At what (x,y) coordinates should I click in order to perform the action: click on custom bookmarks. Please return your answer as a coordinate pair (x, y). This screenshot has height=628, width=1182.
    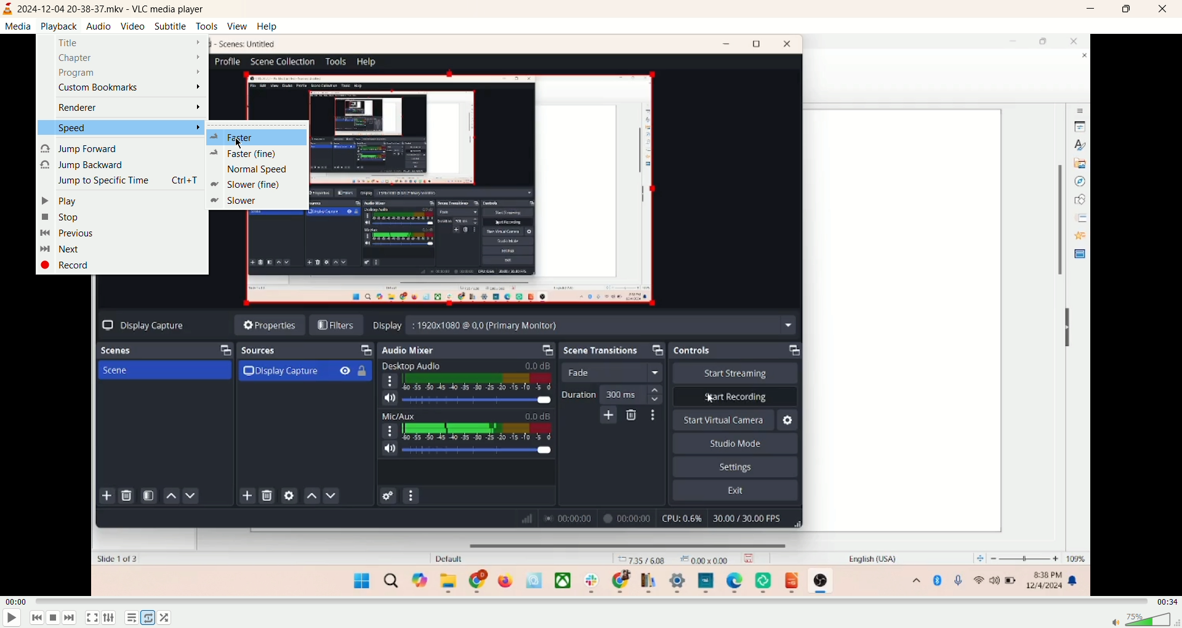
    Looking at the image, I should click on (132, 88).